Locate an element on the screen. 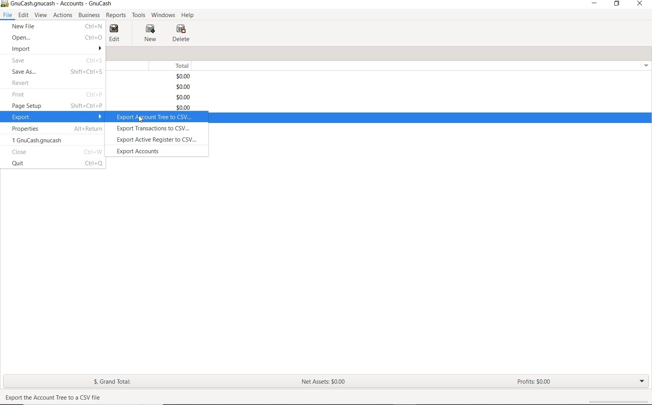  PROPERTIES is located at coordinates (24, 128).